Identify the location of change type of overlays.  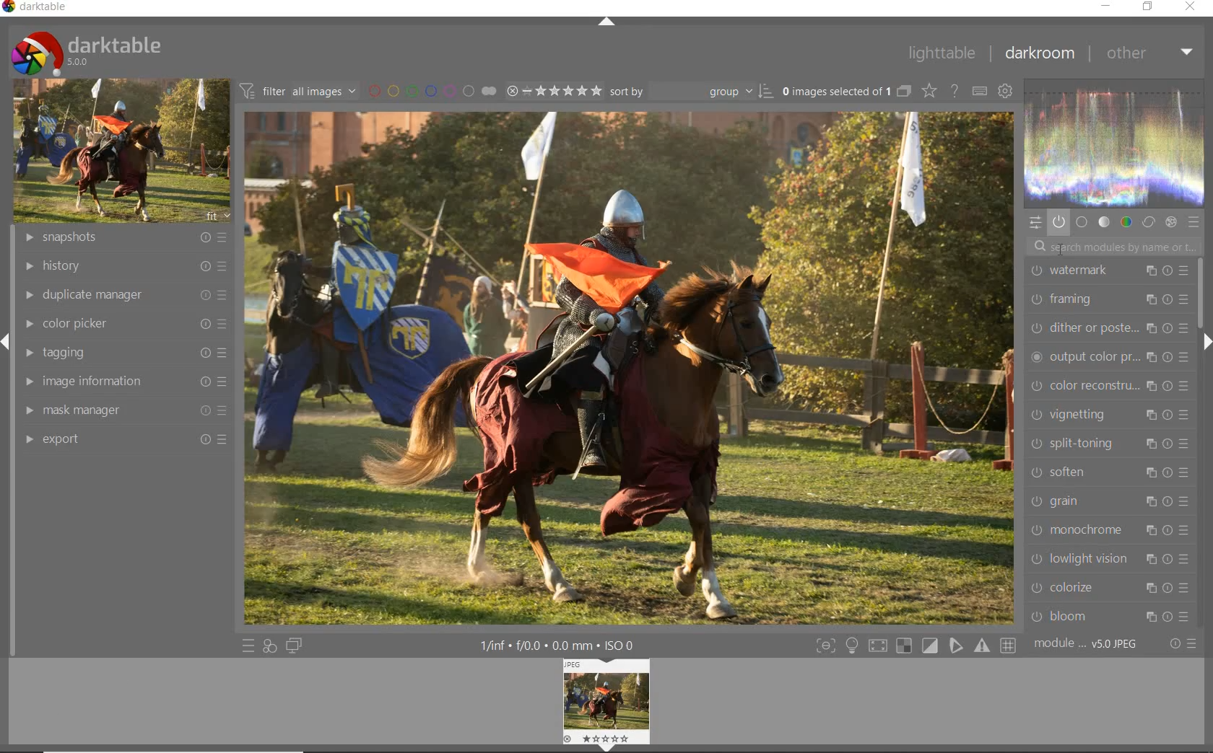
(931, 92).